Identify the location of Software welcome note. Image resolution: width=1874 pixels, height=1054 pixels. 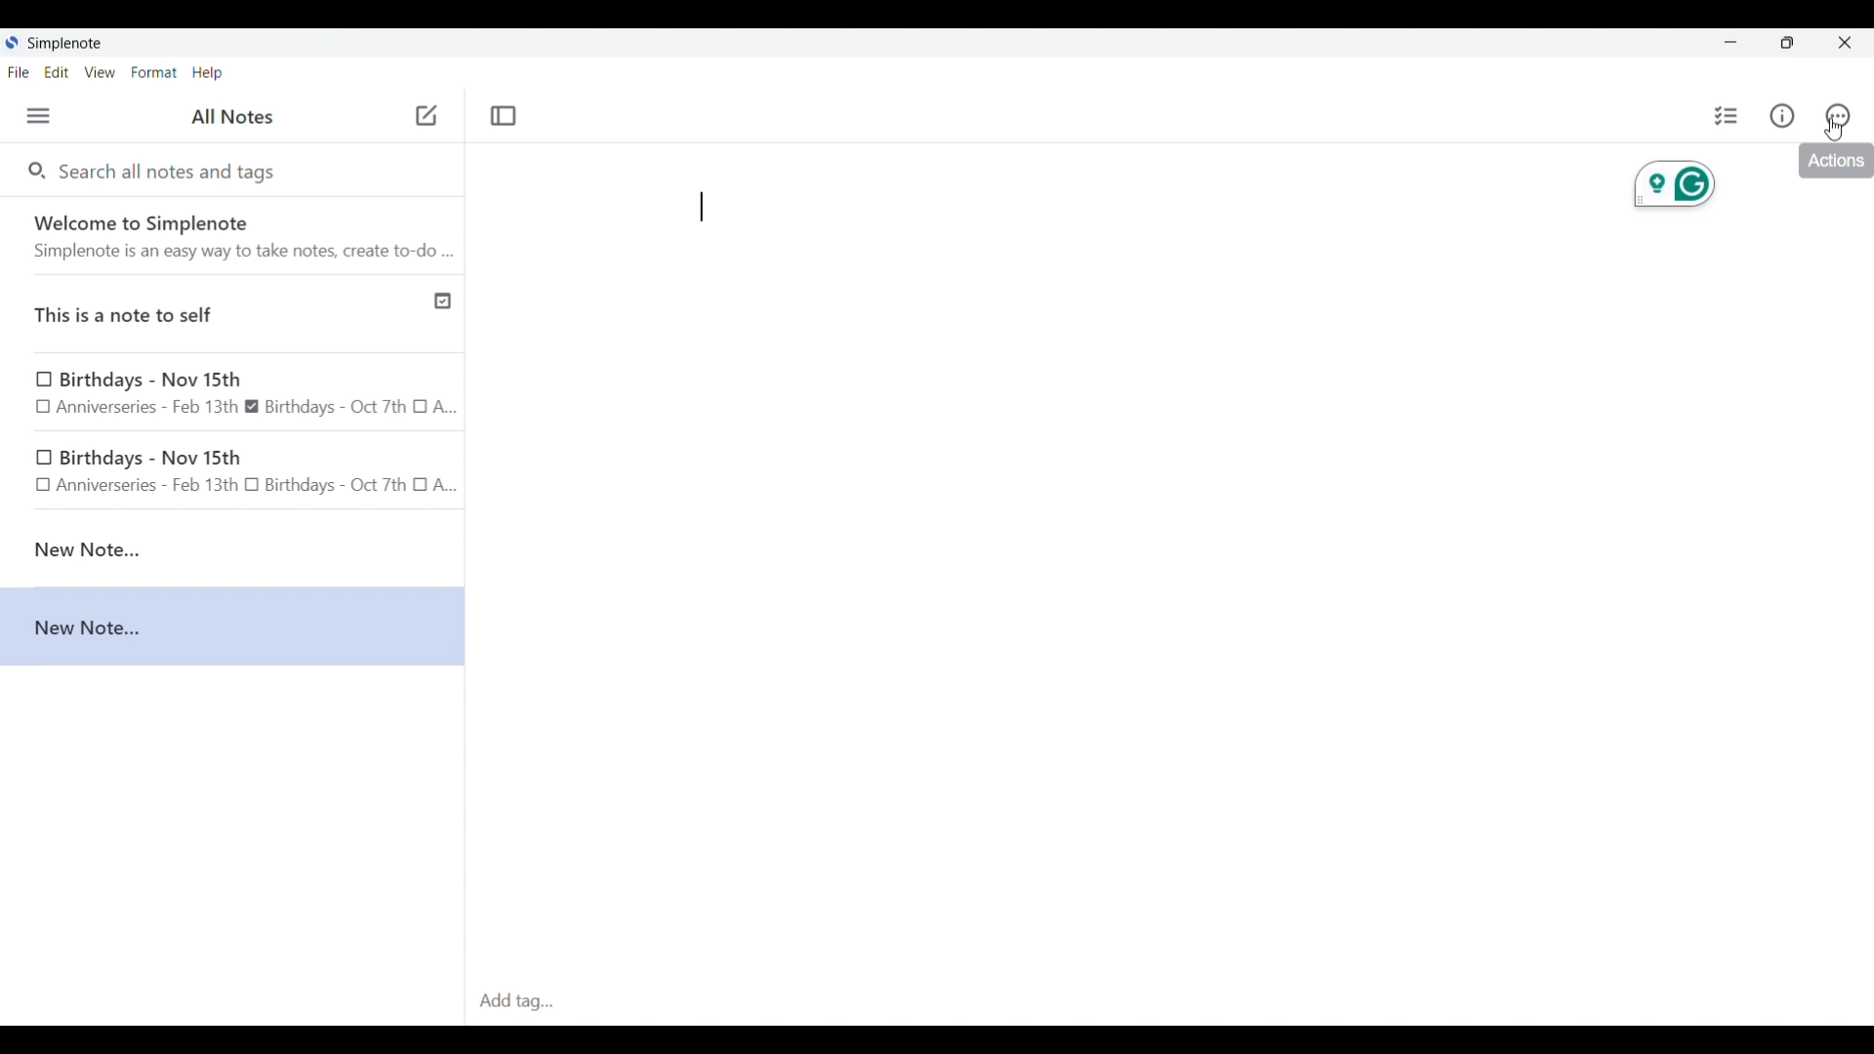
(237, 235).